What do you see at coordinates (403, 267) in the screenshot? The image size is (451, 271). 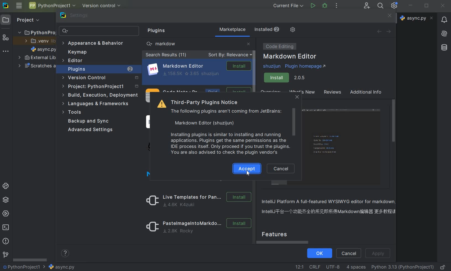 I see `current interpreter` at bounding box center [403, 267].